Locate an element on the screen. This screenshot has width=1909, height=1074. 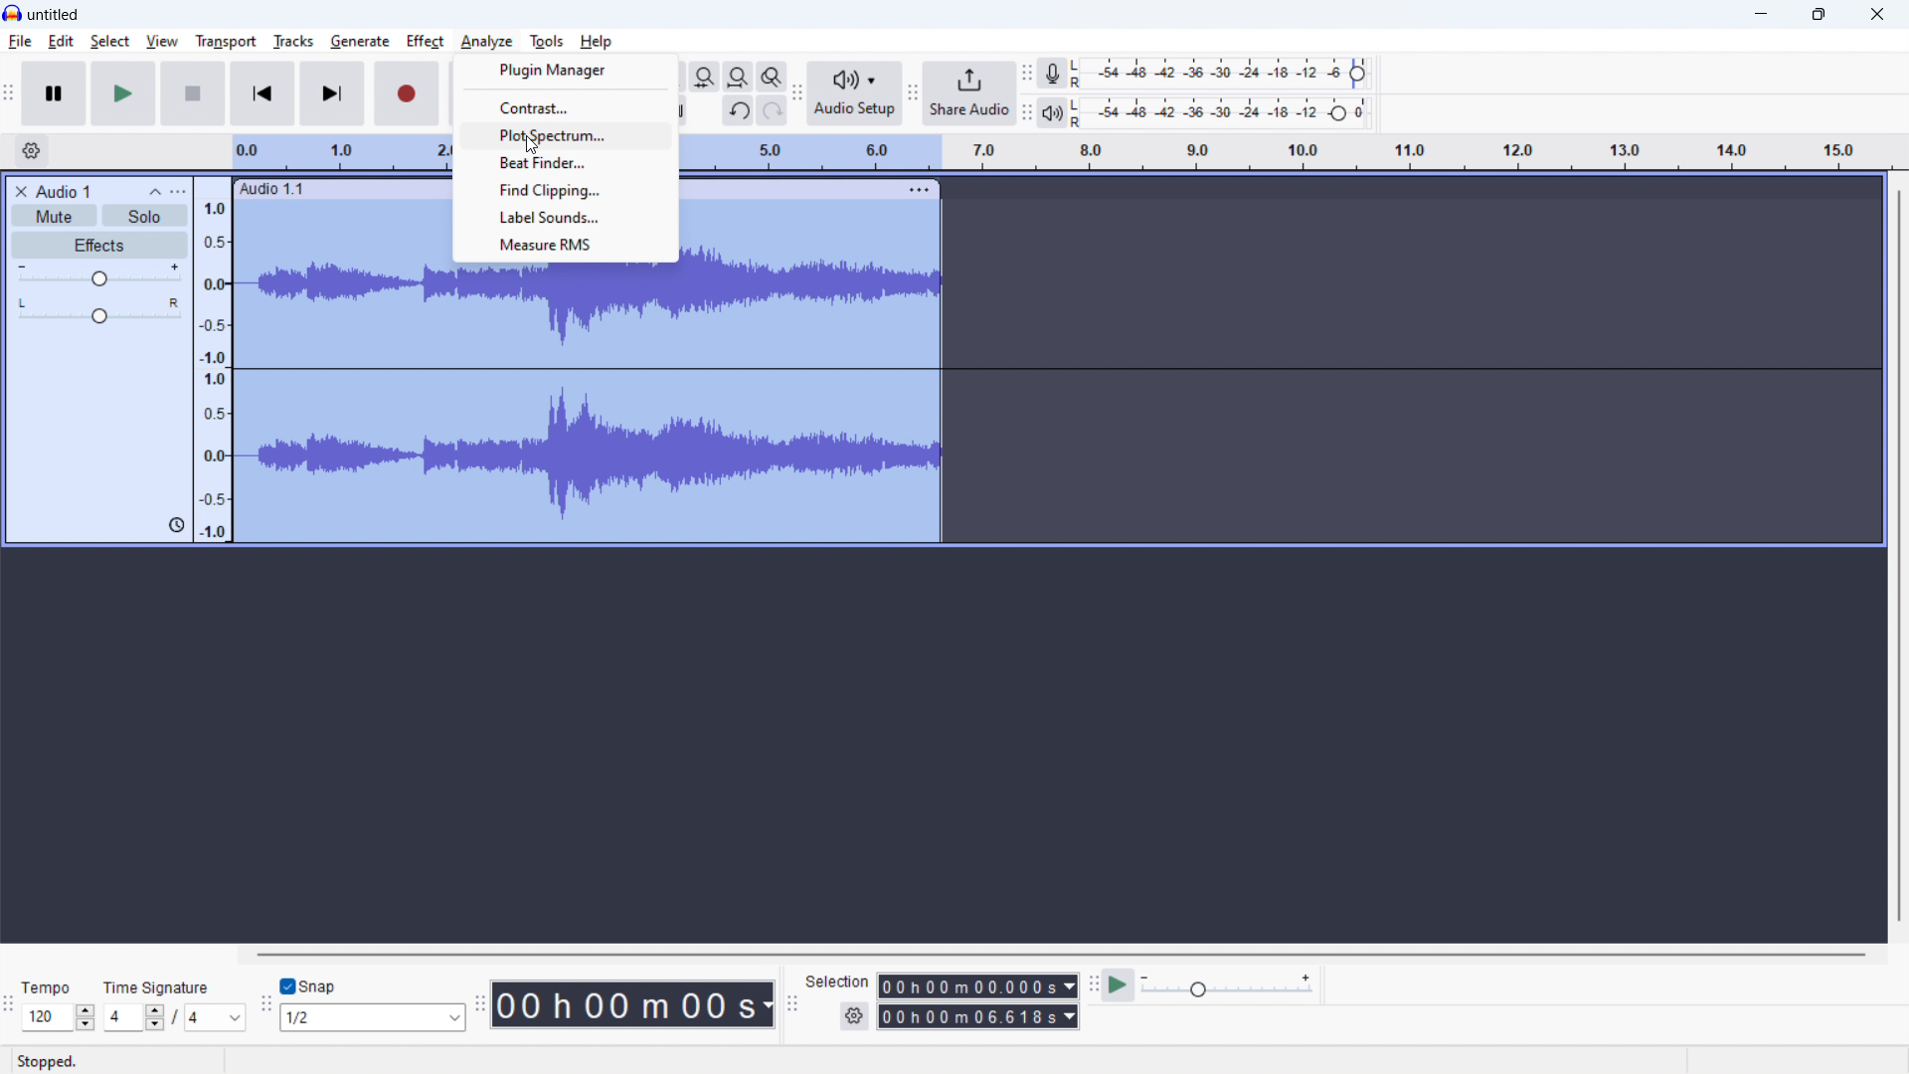
record is located at coordinates (405, 92).